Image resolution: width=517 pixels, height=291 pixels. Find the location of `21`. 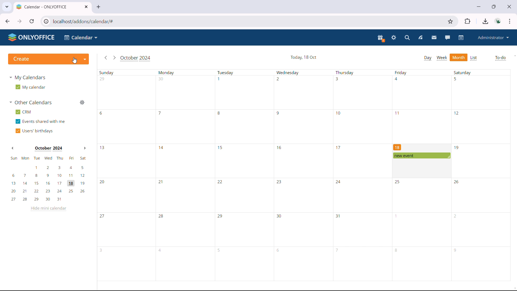

21 is located at coordinates (160, 181).